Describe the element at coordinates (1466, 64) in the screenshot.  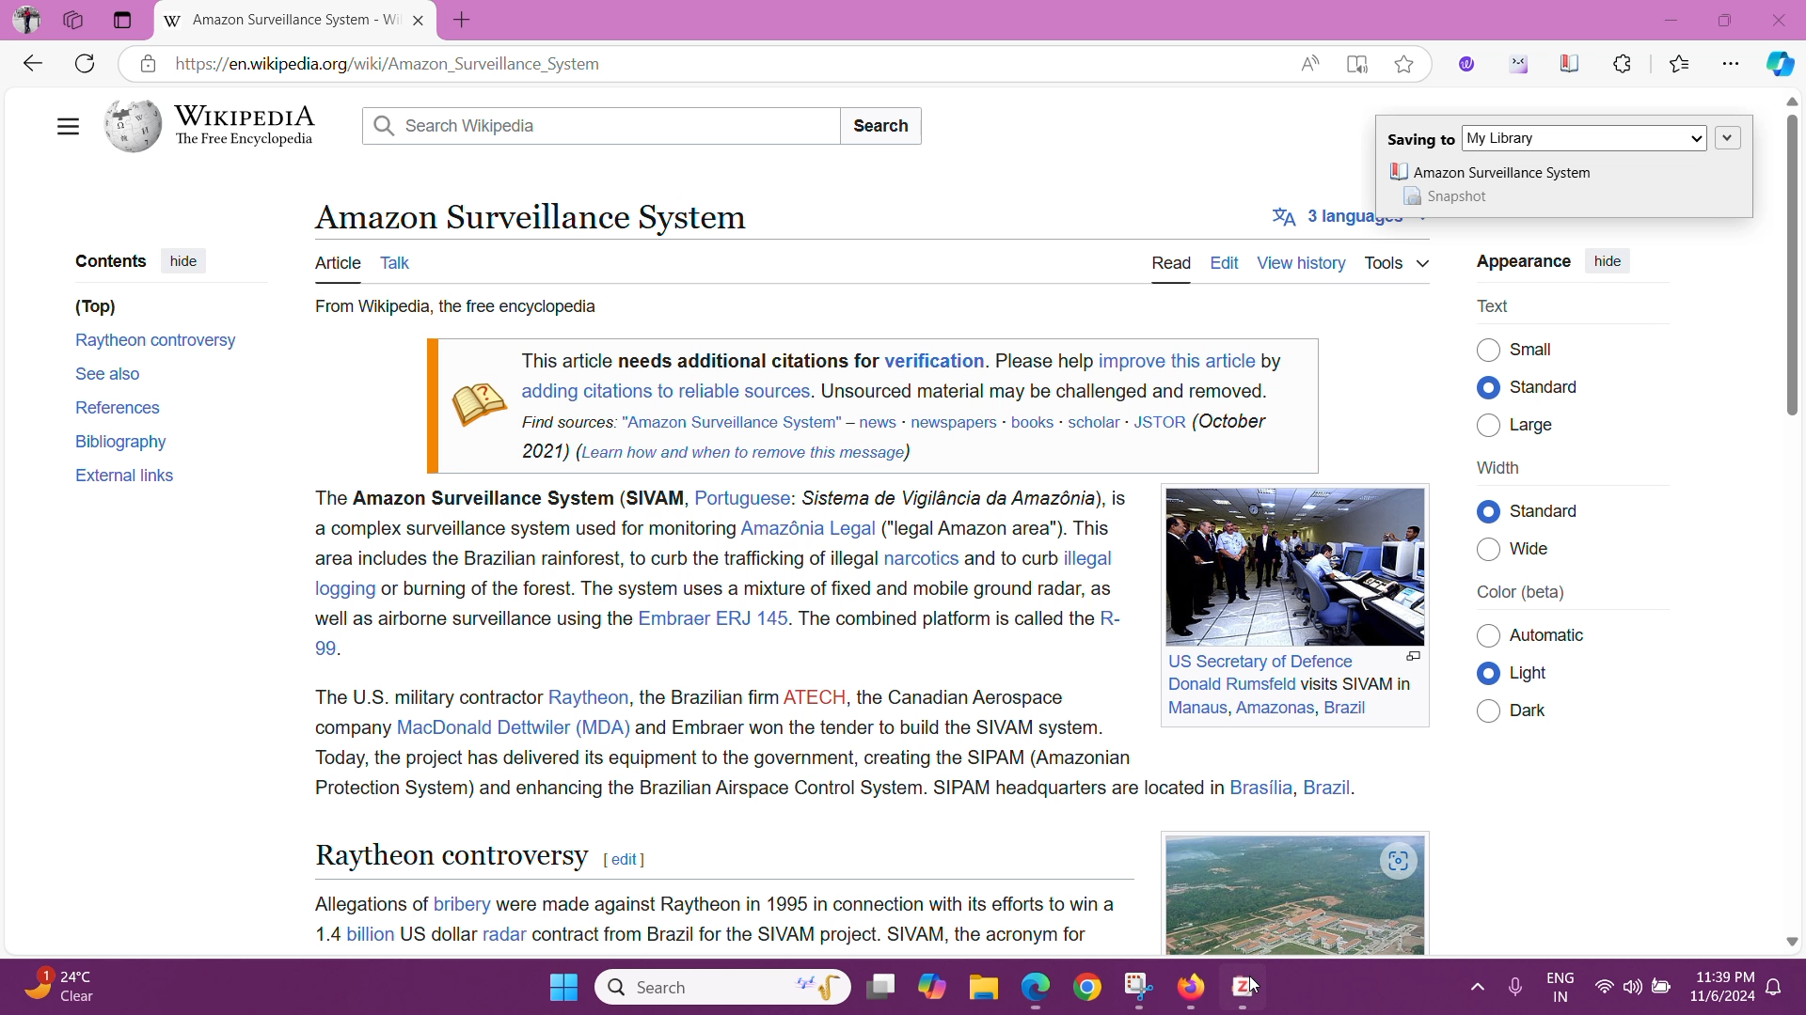
I see `Wordtune Extension` at that location.